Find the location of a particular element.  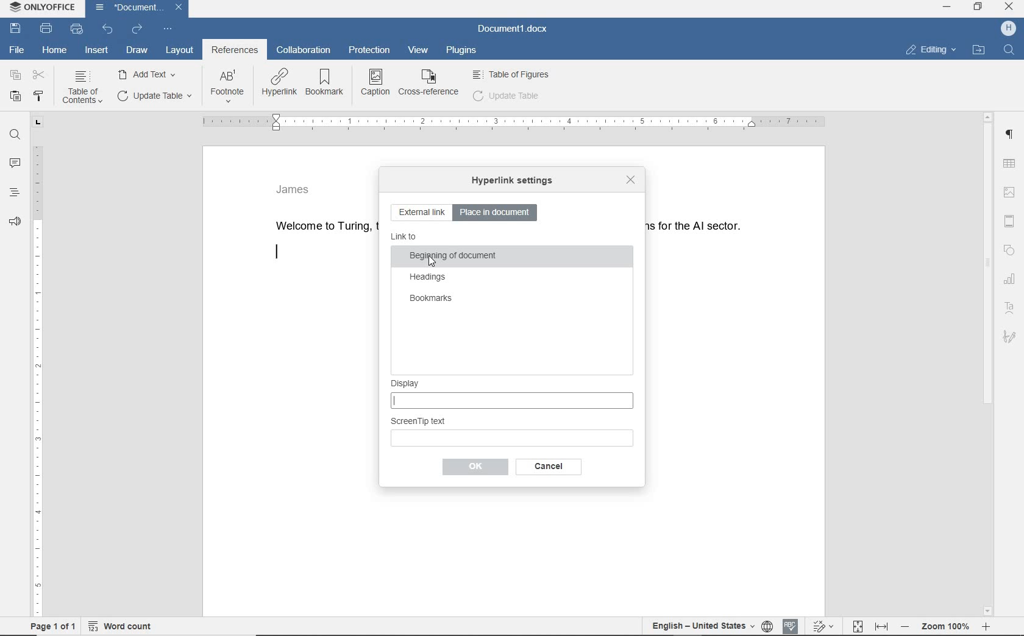

link to is located at coordinates (405, 237).